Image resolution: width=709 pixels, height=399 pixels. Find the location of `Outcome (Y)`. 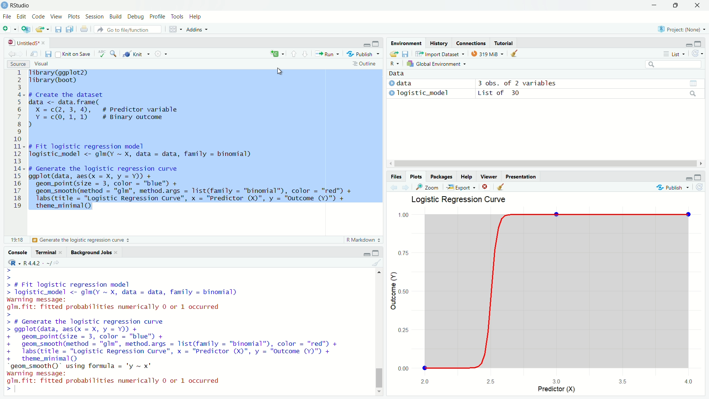

Outcome (Y) is located at coordinates (393, 291).